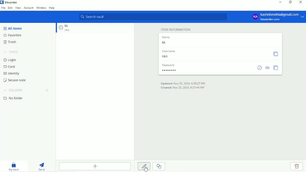 The image size is (306, 172). Describe the element at coordinates (18, 8) in the screenshot. I see `View` at that location.